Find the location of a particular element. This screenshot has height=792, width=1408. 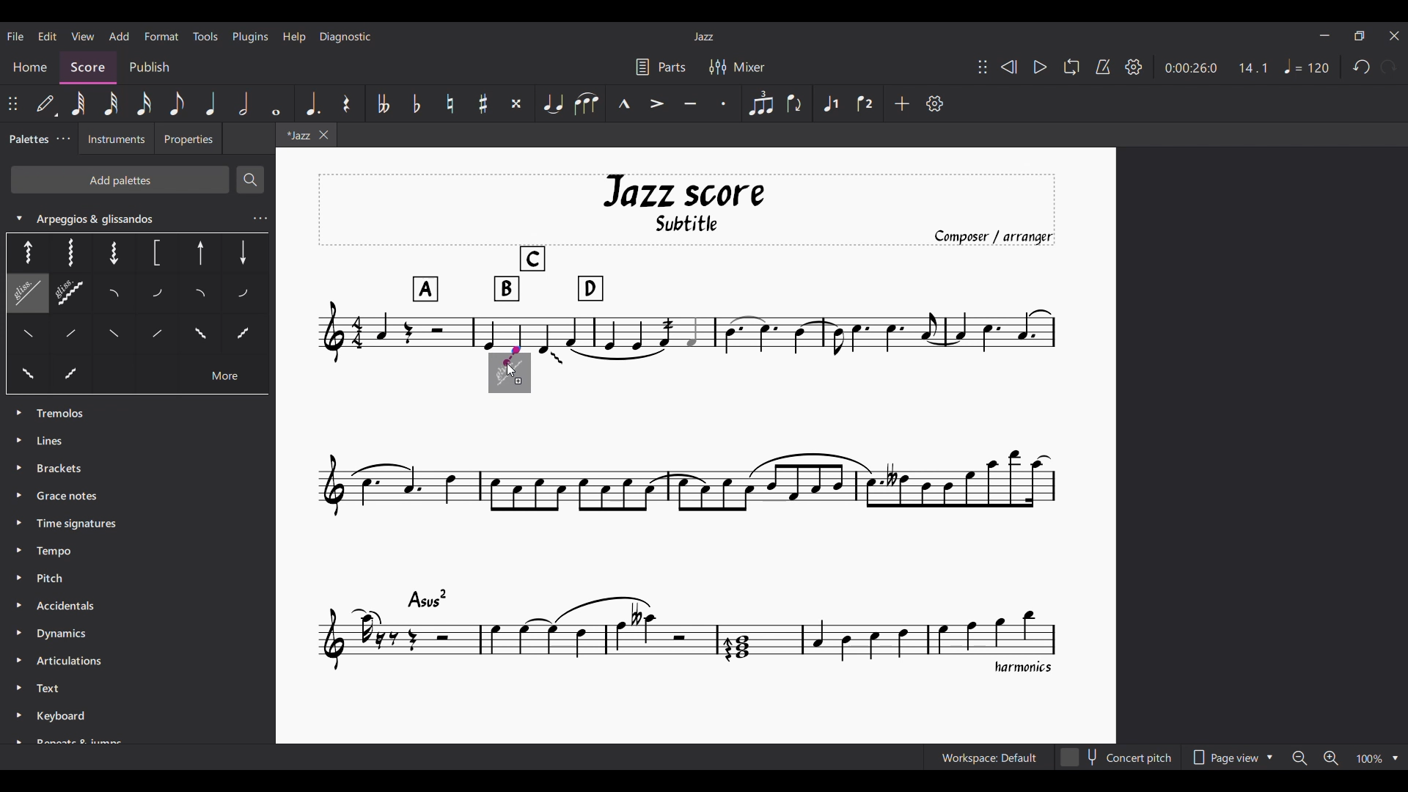

16th note is located at coordinates (143, 103).